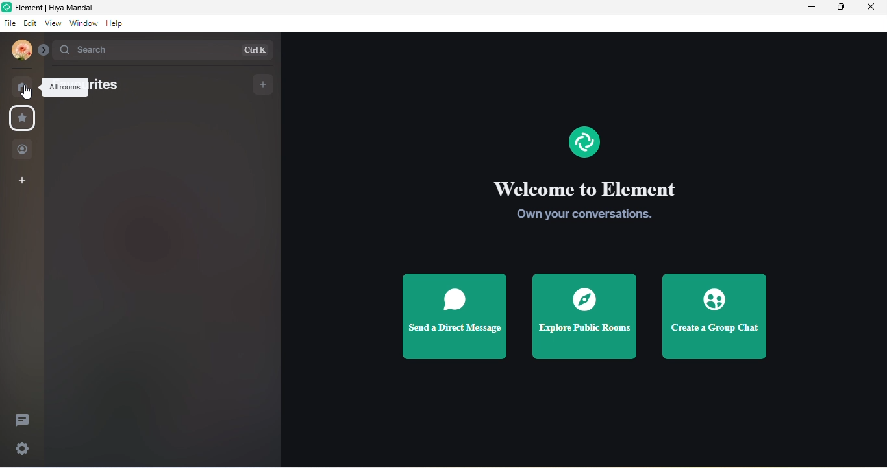 This screenshot has width=887, height=468. What do you see at coordinates (164, 51) in the screenshot?
I see `search bar ` at bounding box center [164, 51].